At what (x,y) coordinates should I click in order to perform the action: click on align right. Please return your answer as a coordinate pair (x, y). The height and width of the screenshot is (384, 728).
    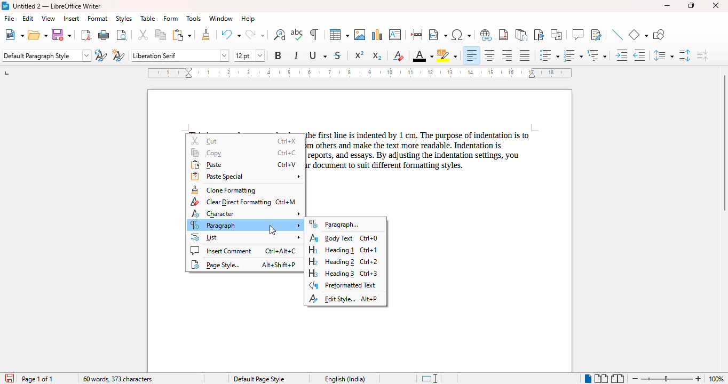
    Looking at the image, I should click on (507, 55).